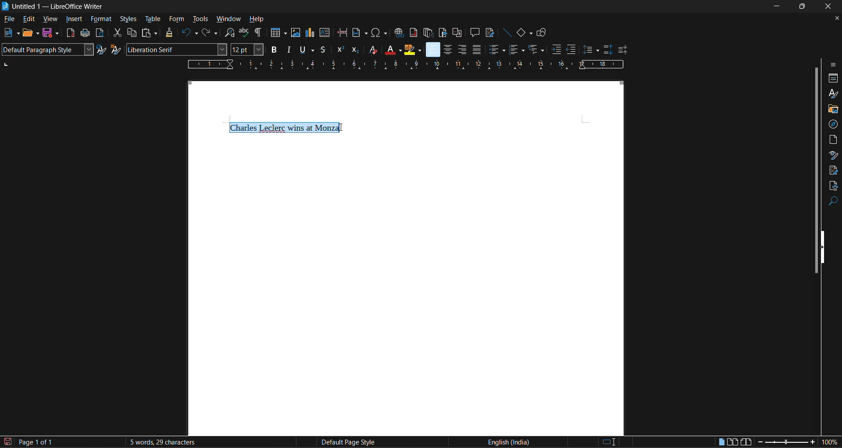 Image resolution: width=842 pixels, height=448 pixels. I want to click on open, so click(32, 34).